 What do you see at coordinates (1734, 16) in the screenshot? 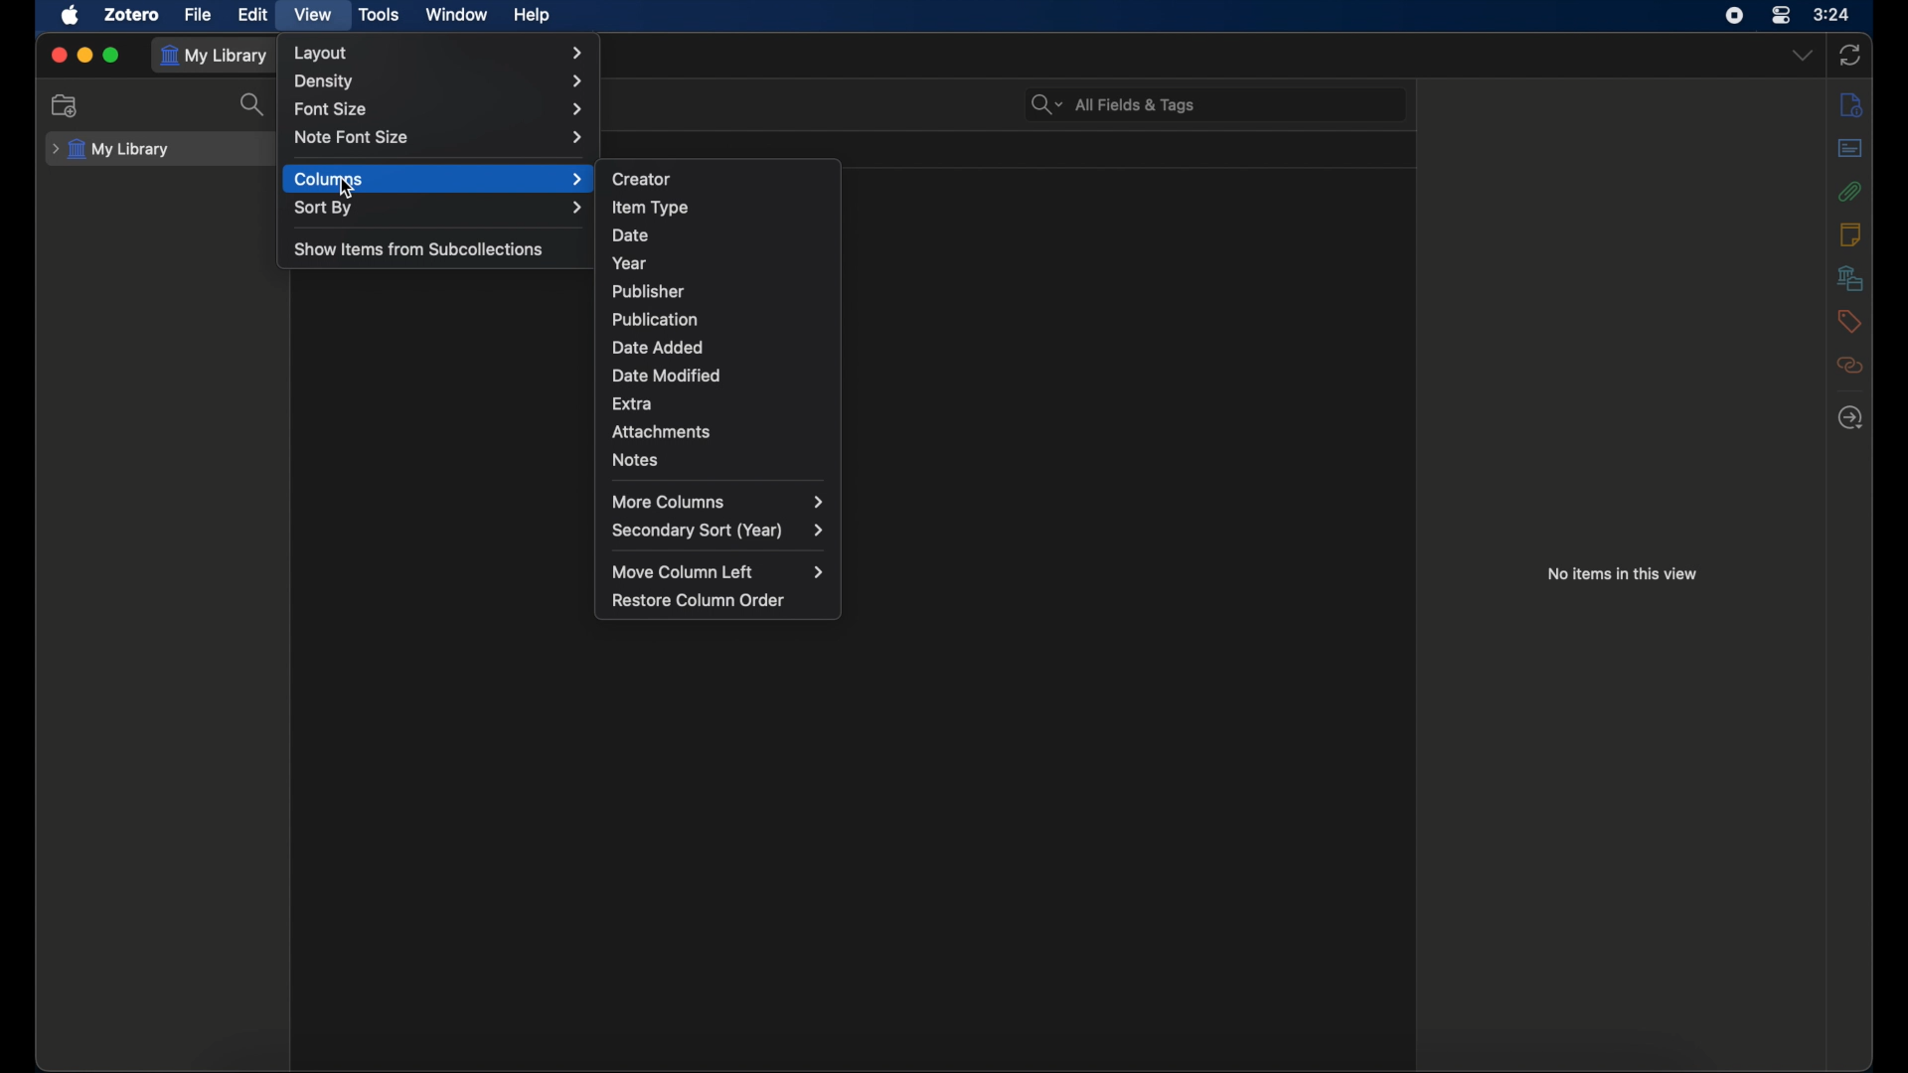
I see `screen recorder` at bounding box center [1734, 16].